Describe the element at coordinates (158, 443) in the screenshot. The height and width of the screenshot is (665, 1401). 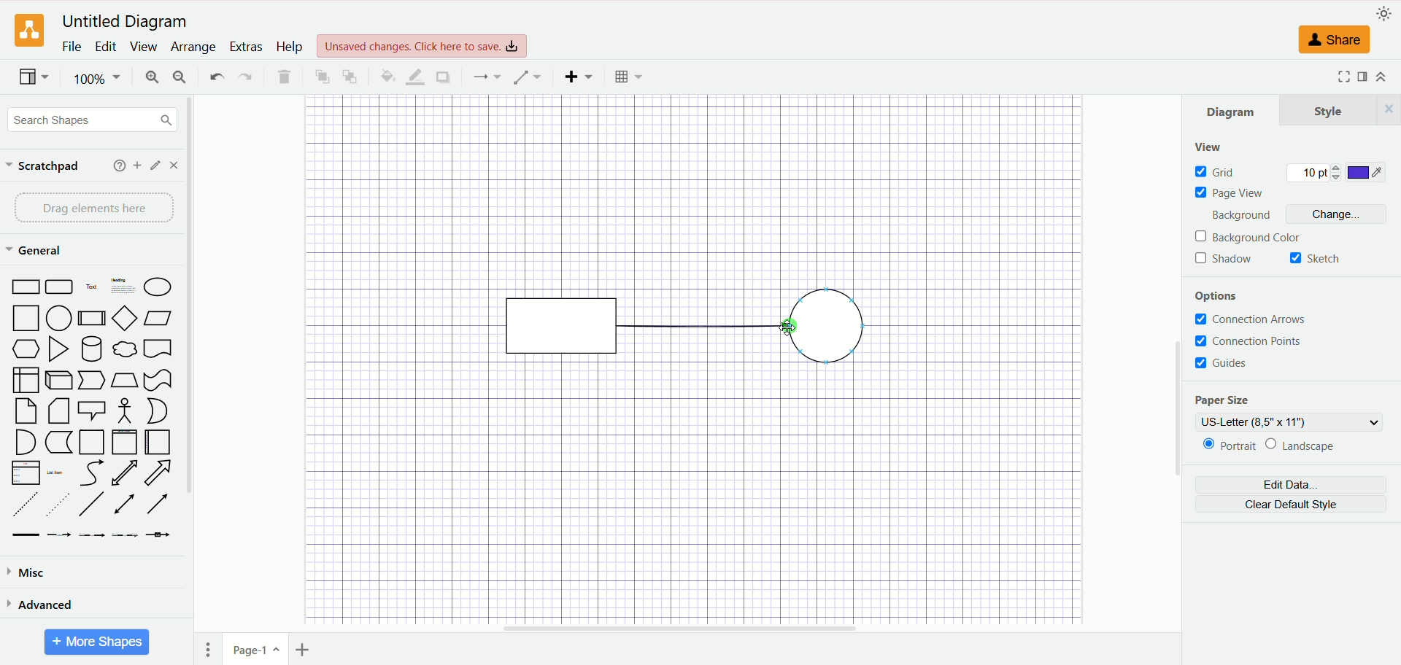
I see `Horizontal Page` at that location.